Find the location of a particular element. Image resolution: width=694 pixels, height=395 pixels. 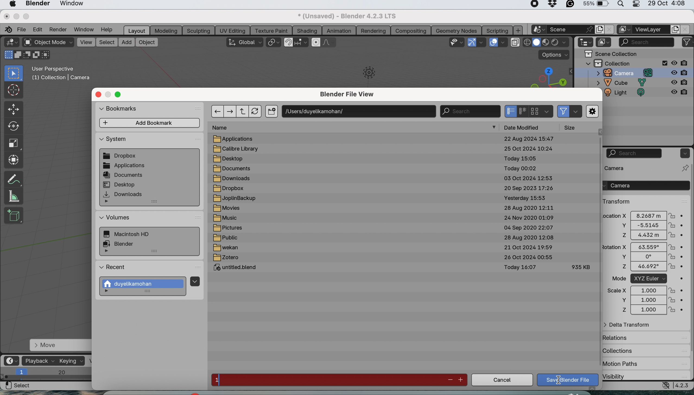

date modified is located at coordinates (525, 127).